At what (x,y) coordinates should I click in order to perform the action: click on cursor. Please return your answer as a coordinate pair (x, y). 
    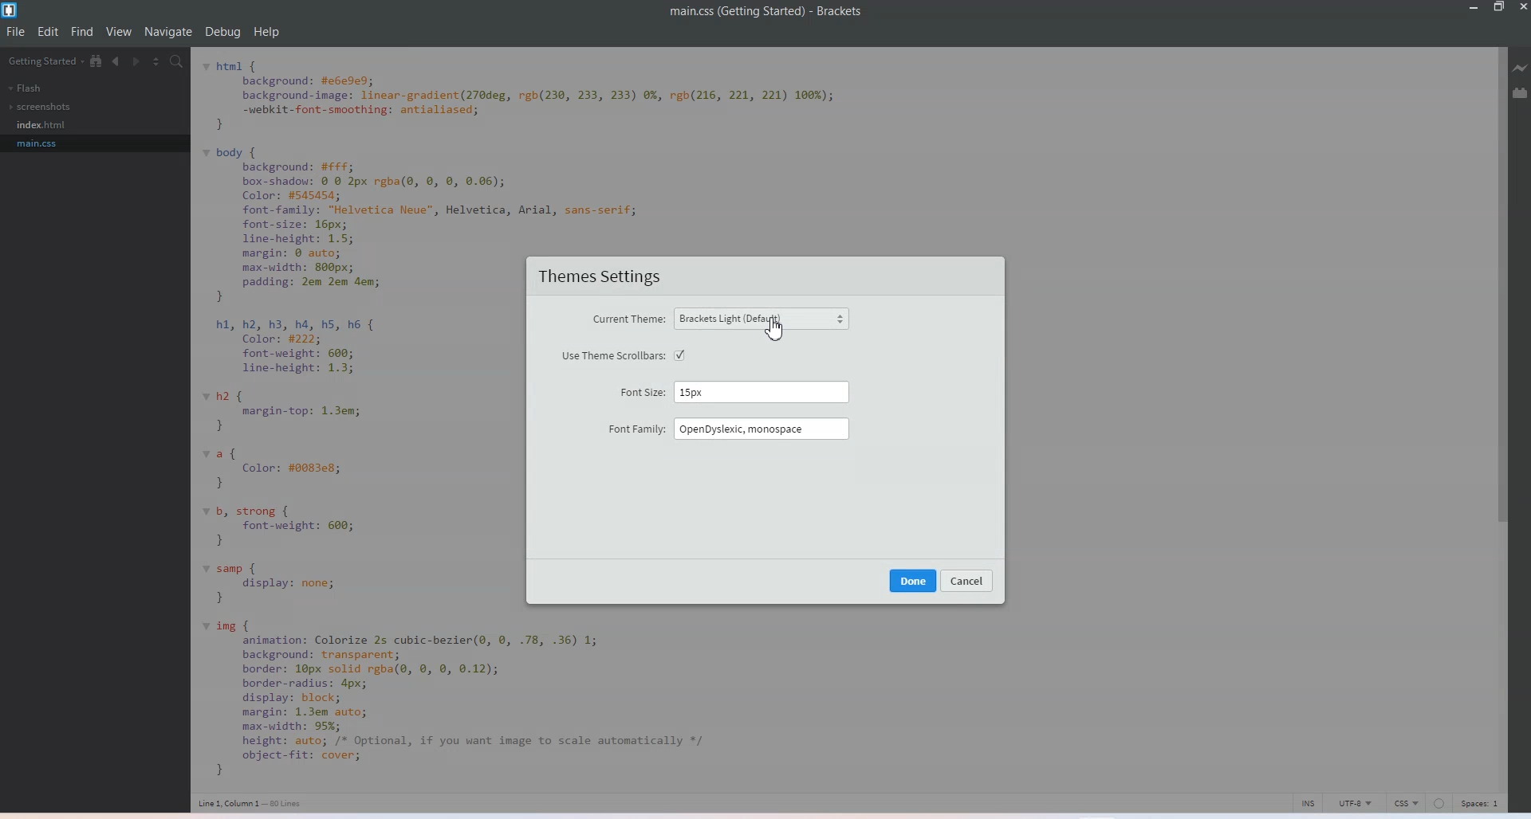
    Looking at the image, I should click on (777, 331).